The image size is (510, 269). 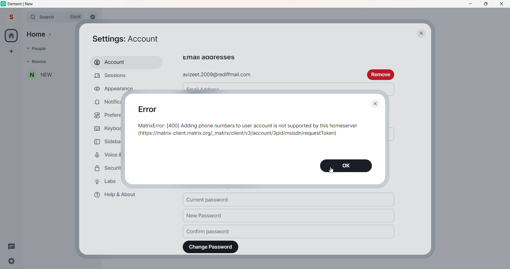 What do you see at coordinates (209, 57) in the screenshot?
I see `email adressess` at bounding box center [209, 57].